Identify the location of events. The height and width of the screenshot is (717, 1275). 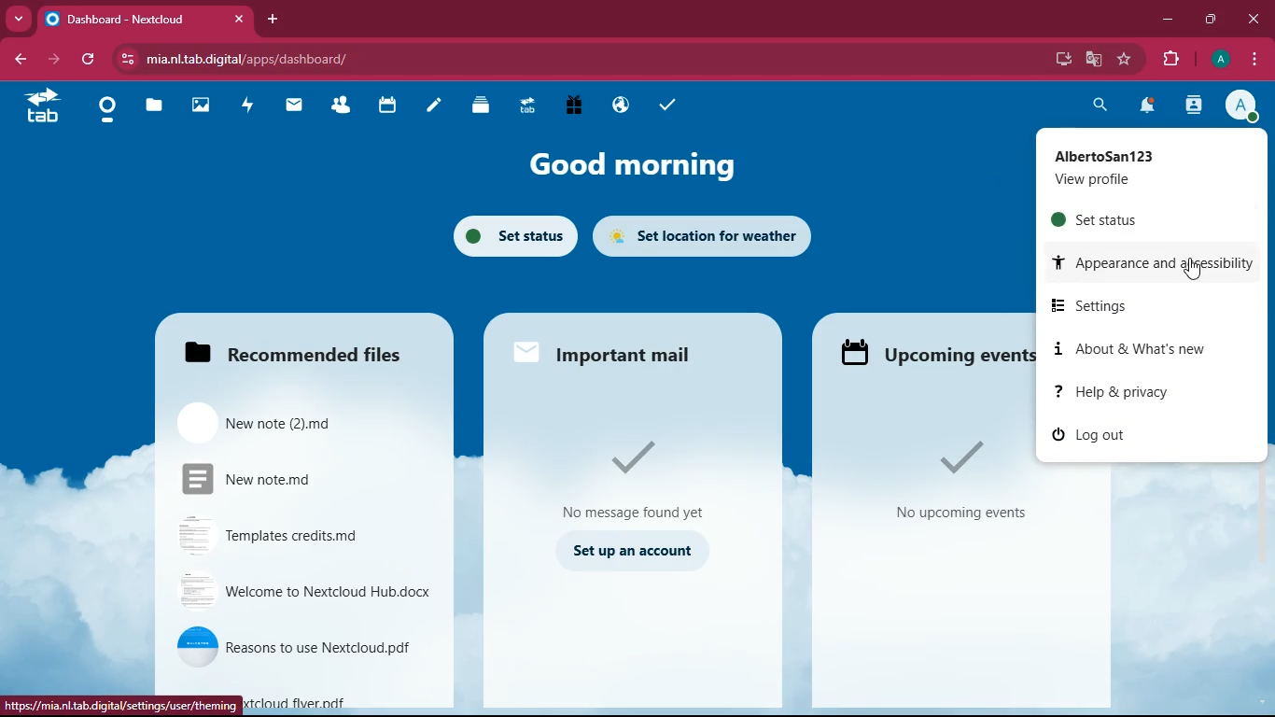
(934, 356).